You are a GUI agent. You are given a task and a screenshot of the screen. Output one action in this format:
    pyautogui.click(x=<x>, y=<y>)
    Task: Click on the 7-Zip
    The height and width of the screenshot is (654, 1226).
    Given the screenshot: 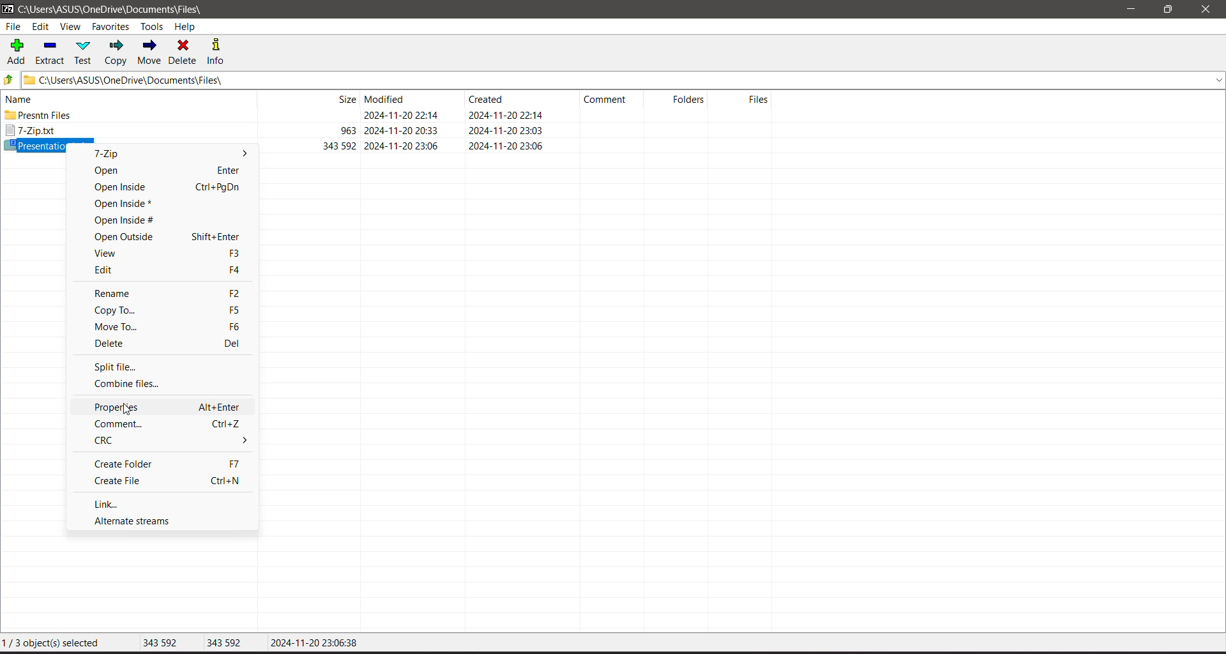 What is the action you would take?
    pyautogui.click(x=277, y=132)
    